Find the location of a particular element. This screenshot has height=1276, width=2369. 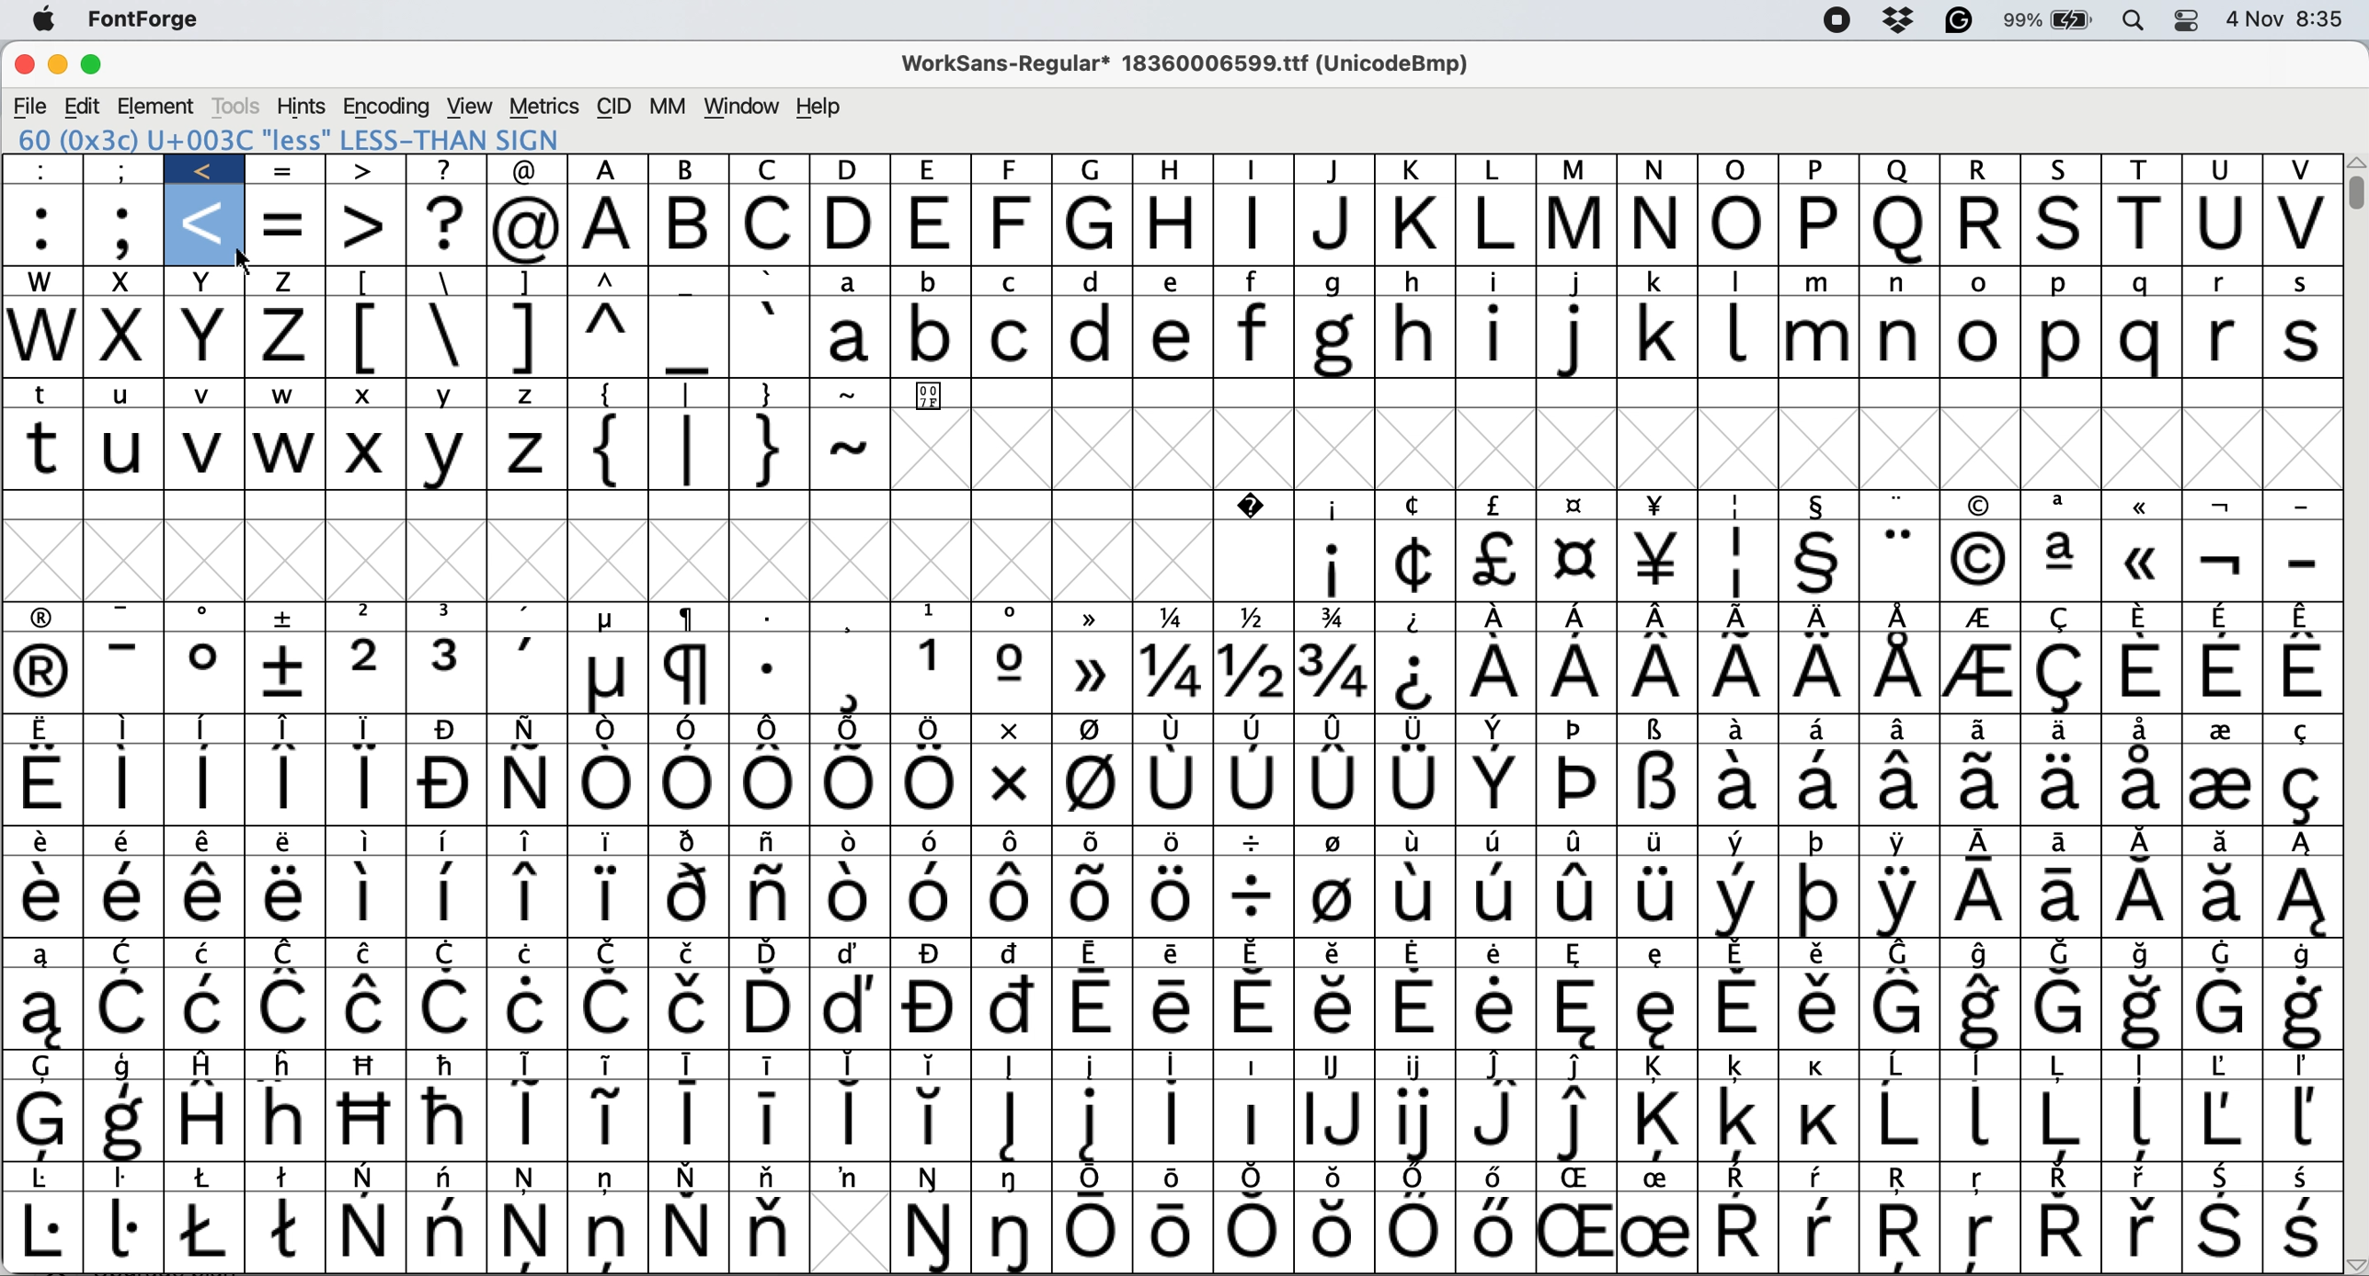

Symbol is located at coordinates (2223, 619).